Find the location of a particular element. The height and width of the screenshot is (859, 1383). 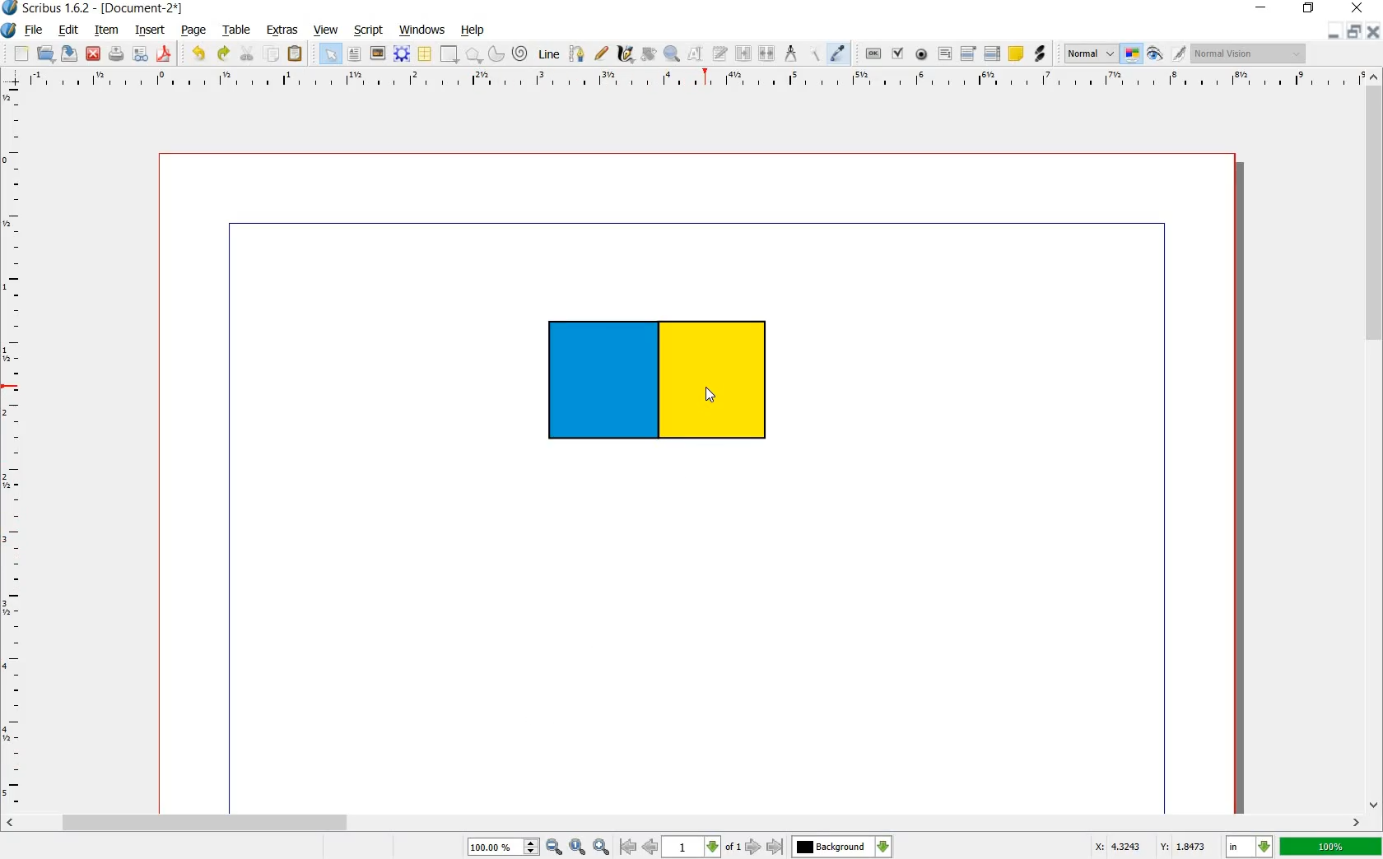

preview mode is located at coordinates (1155, 54).